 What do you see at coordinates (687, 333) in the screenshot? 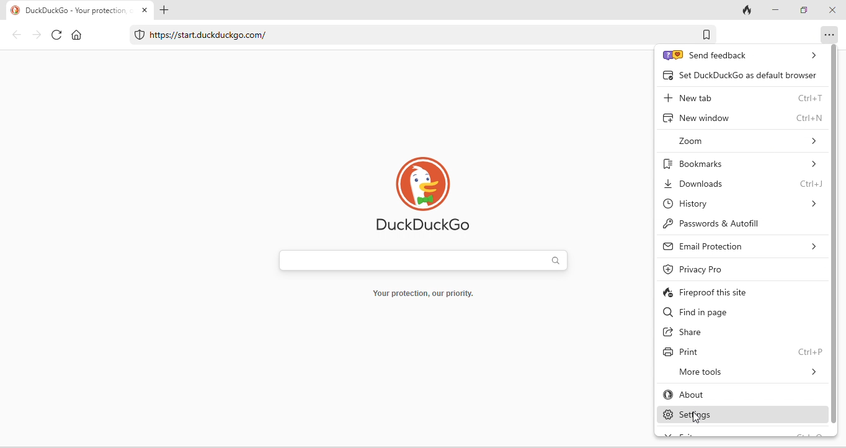
I see `share` at bounding box center [687, 333].